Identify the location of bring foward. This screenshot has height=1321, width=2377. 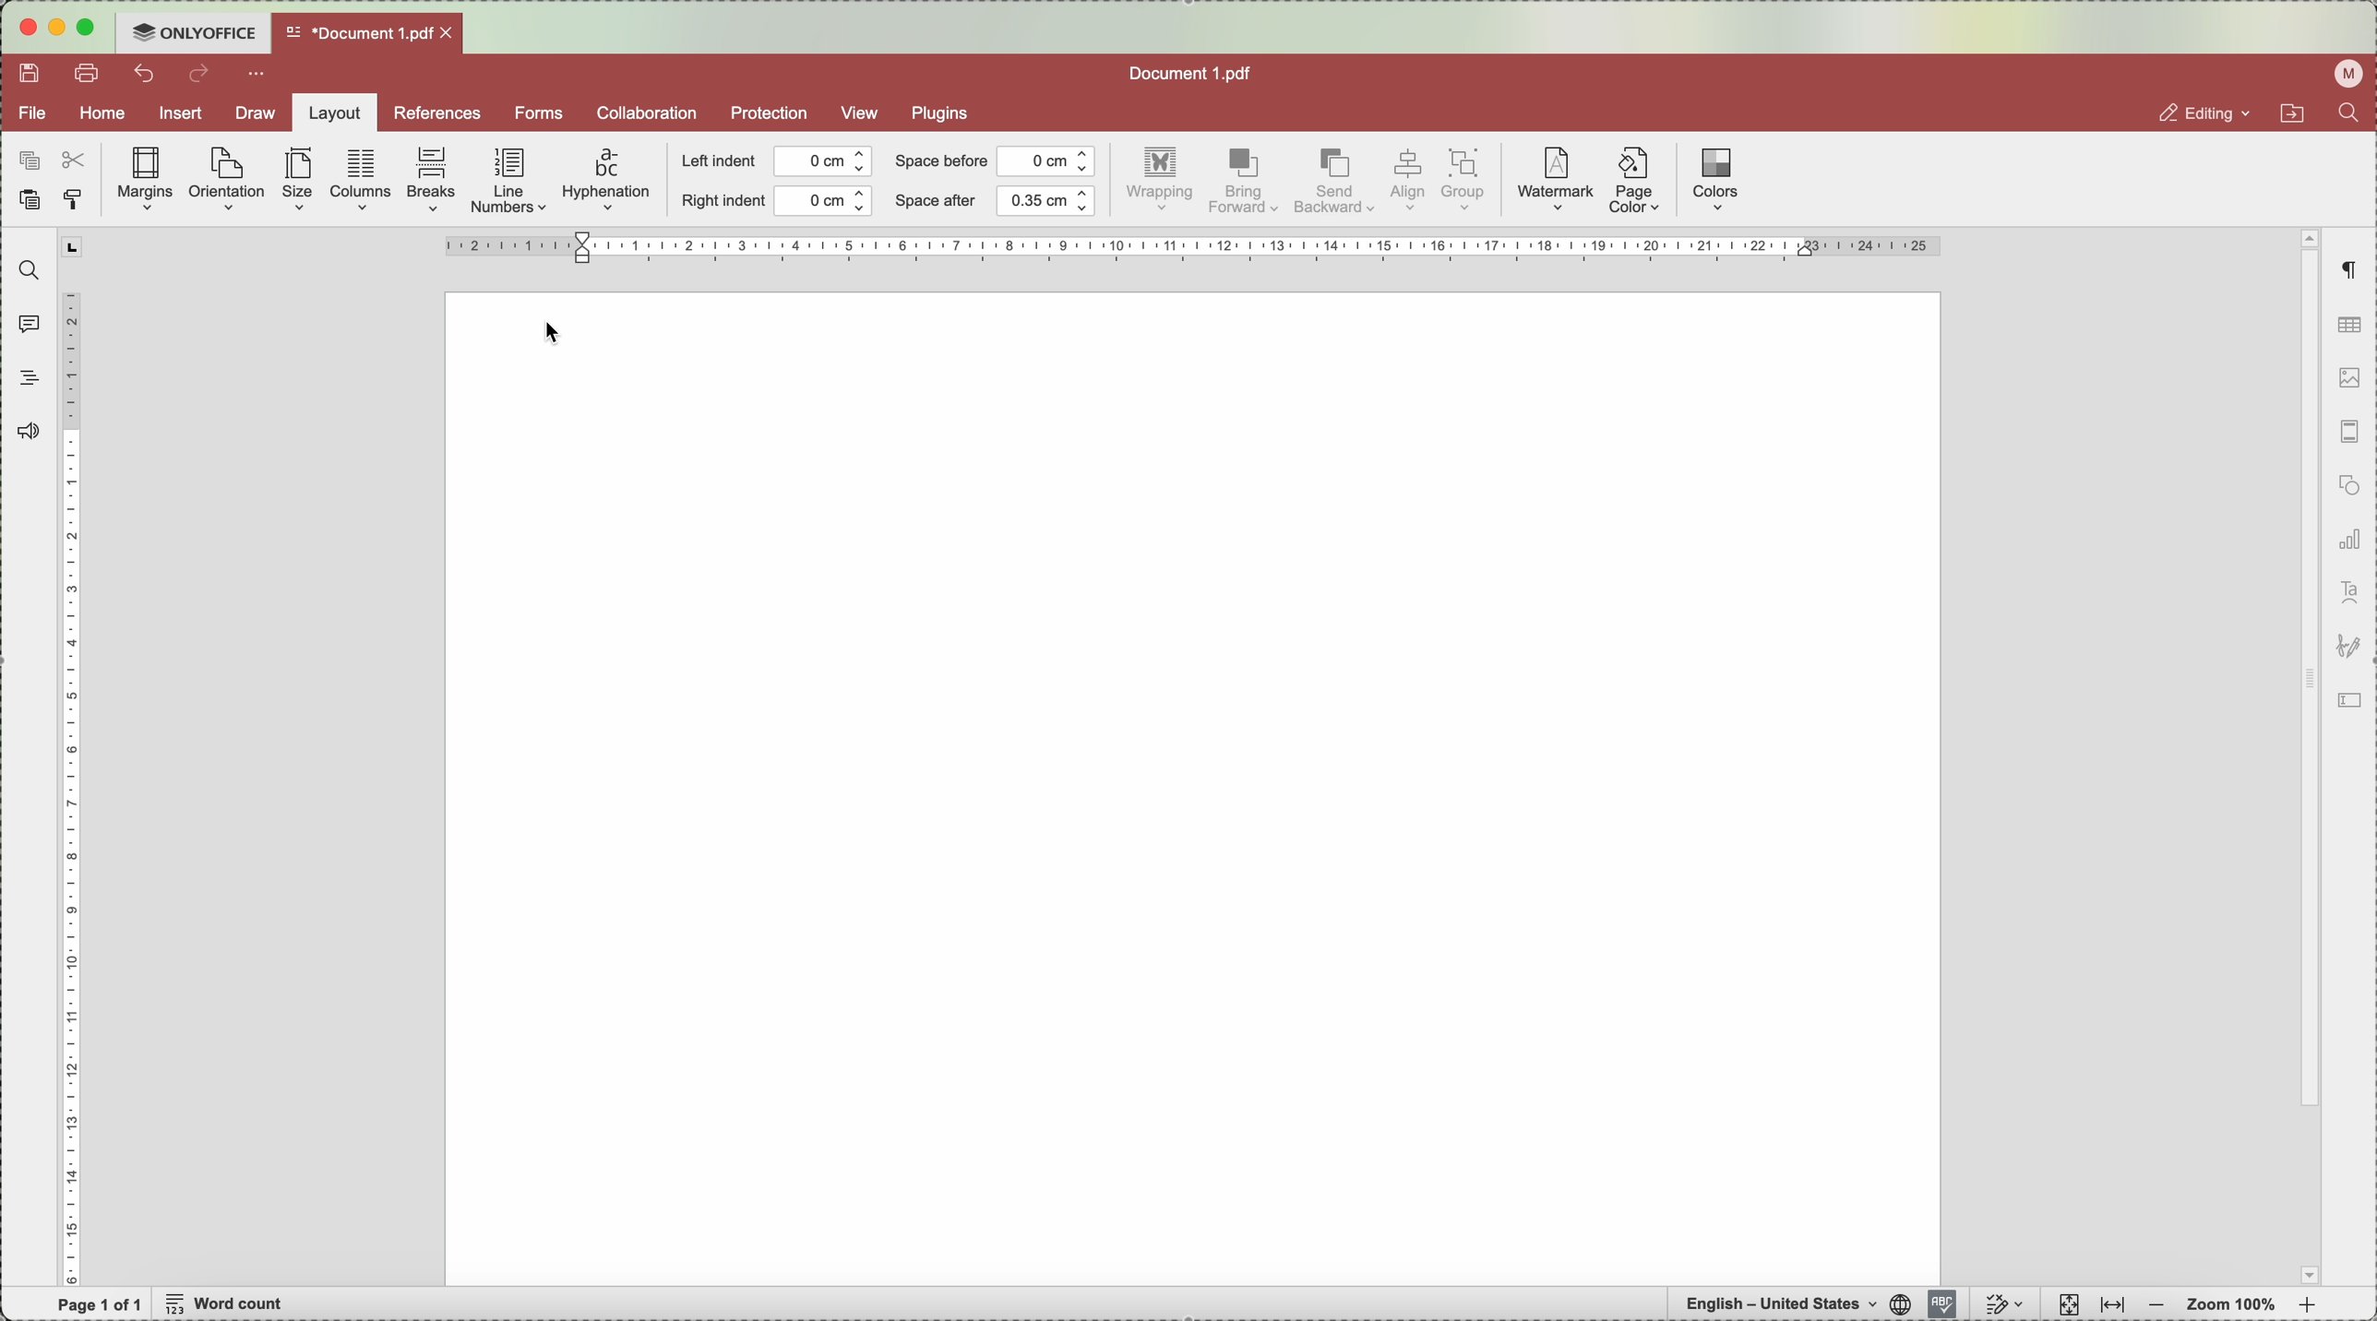
(1245, 182).